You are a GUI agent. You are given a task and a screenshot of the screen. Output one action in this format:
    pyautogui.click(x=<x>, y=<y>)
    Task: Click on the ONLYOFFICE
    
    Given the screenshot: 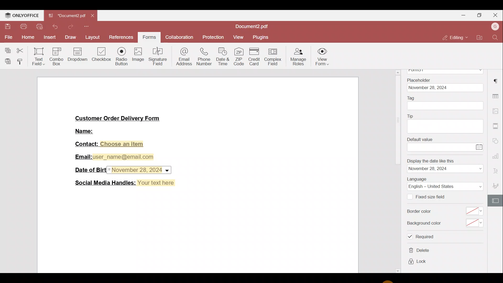 What is the action you would take?
    pyautogui.click(x=22, y=14)
    